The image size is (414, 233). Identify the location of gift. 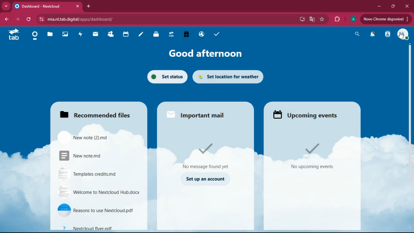
(187, 34).